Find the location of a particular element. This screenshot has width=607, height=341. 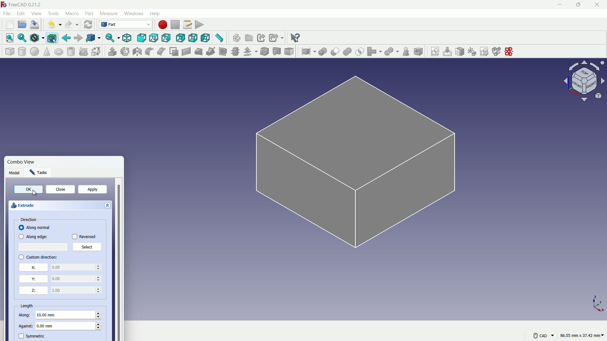

0.00 is located at coordinates (77, 267).